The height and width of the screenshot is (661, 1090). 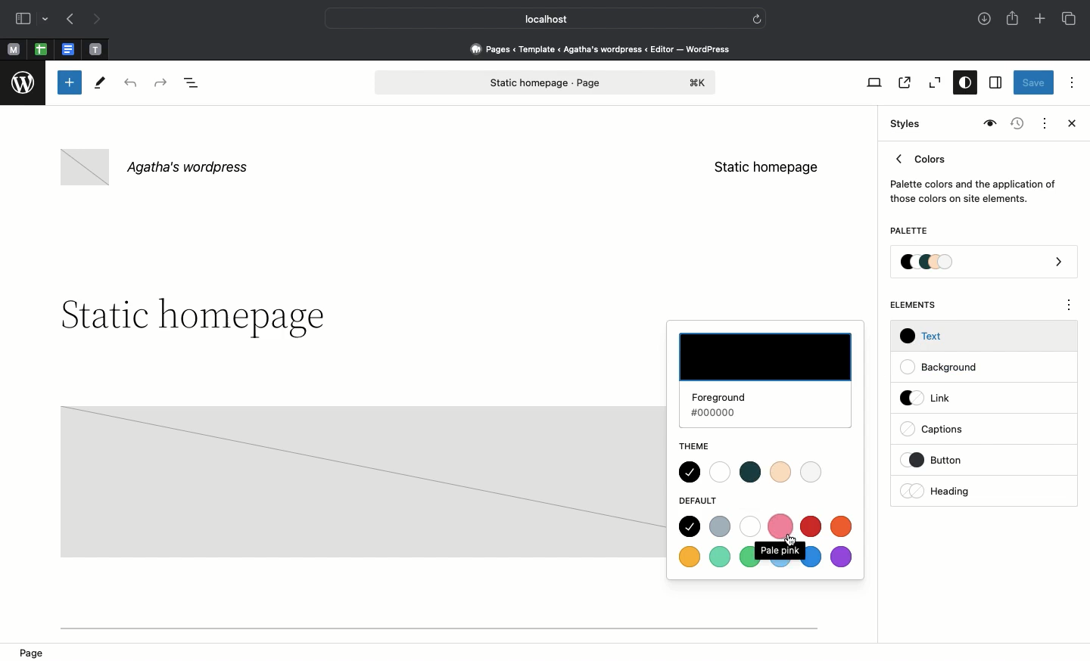 What do you see at coordinates (902, 124) in the screenshot?
I see `Styles` at bounding box center [902, 124].